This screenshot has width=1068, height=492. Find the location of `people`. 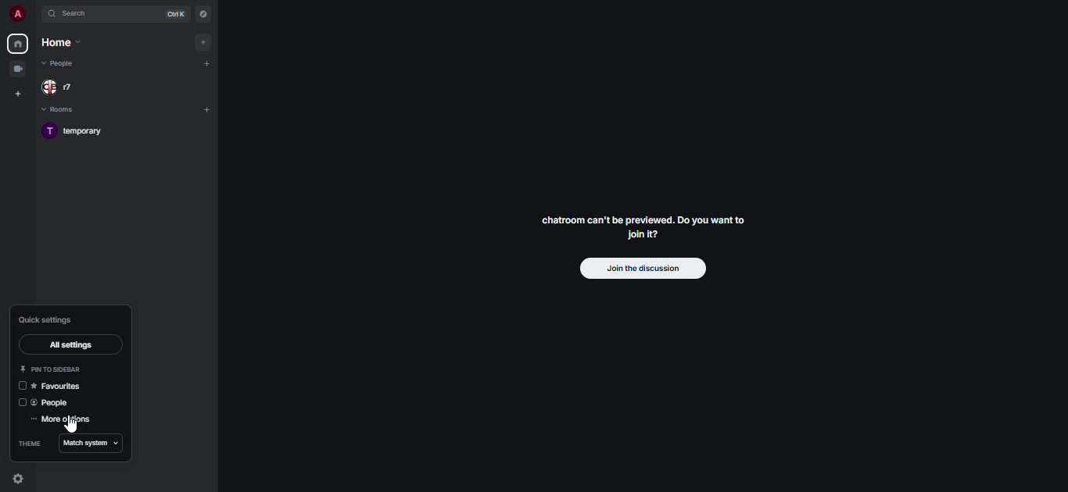

people is located at coordinates (56, 403).